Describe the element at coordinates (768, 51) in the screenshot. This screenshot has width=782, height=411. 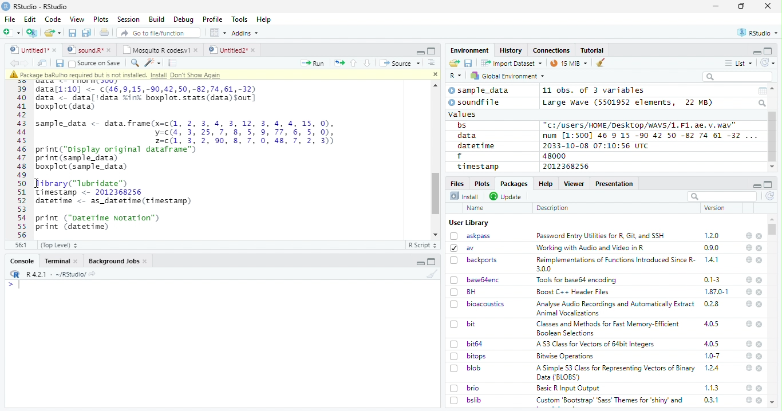
I see `full screen` at that location.